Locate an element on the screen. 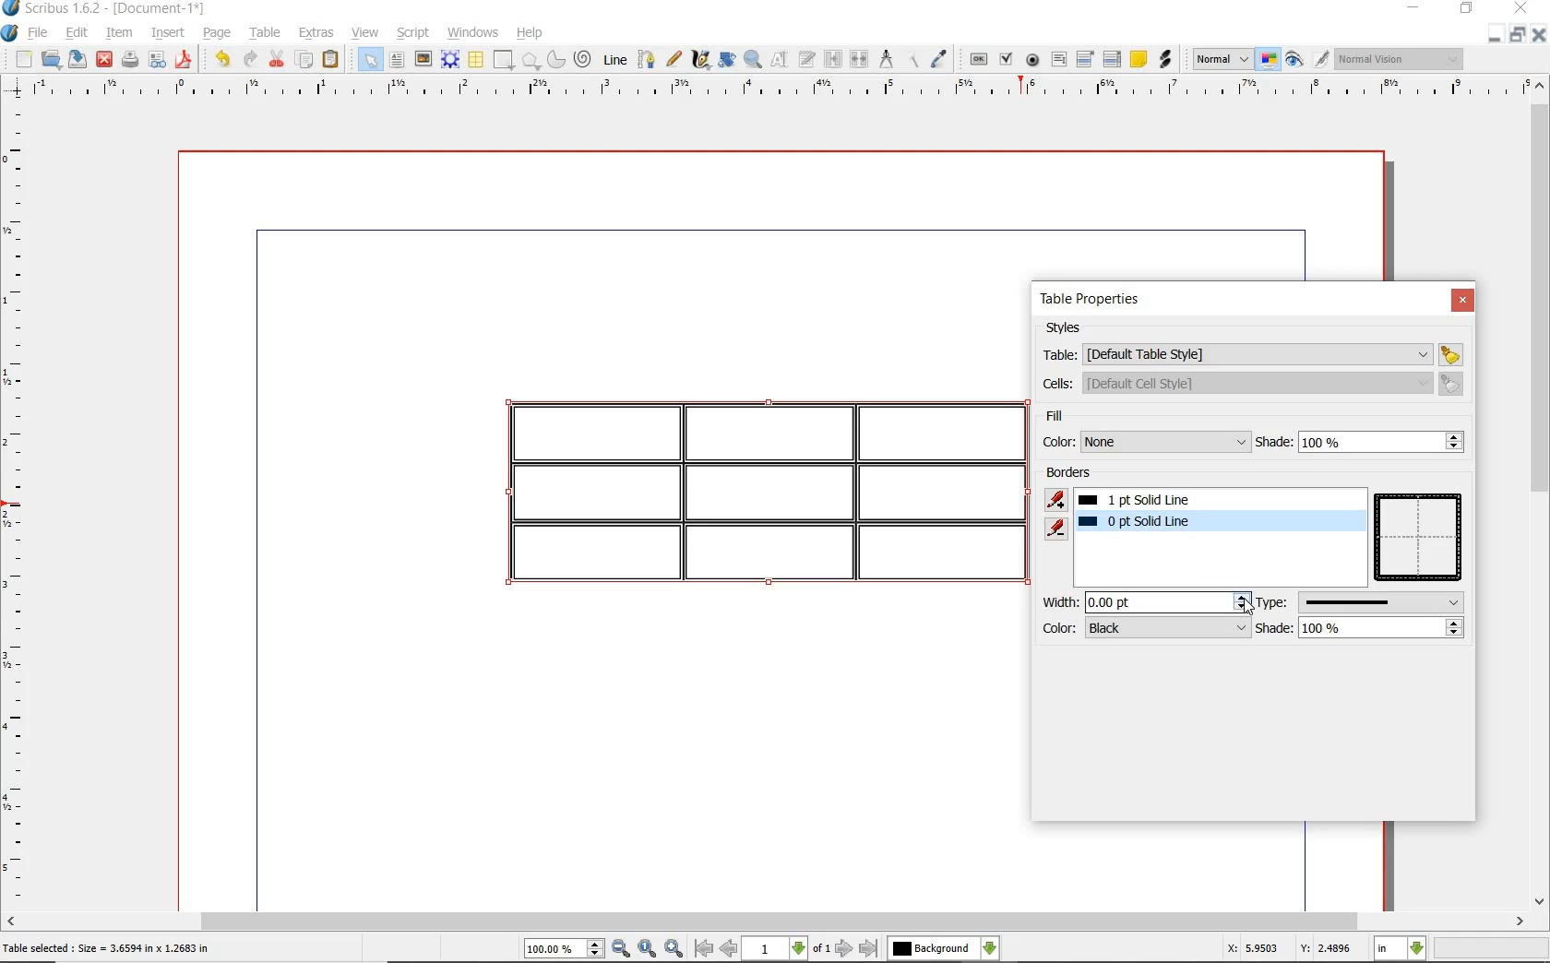 The width and height of the screenshot is (1550, 963). script is located at coordinates (414, 34).